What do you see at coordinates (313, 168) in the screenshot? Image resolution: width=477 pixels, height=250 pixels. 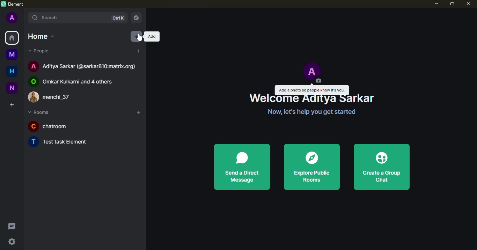 I see `explore public rooms` at bounding box center [313, 168].